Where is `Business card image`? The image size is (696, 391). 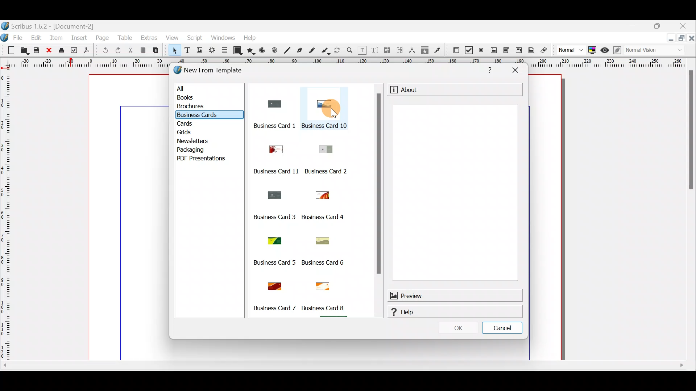
Business card image is located at coordinates (328, 103).